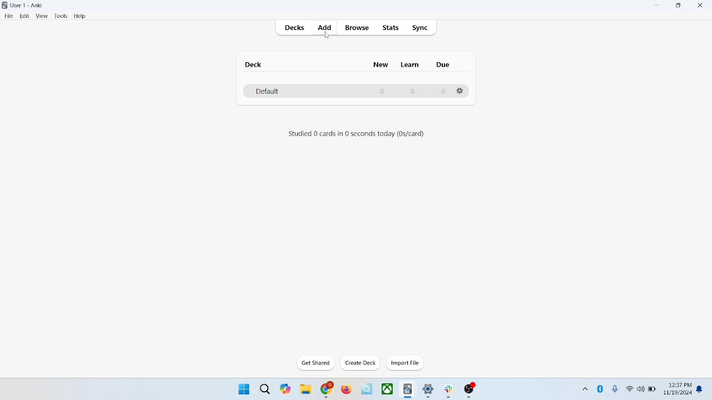 The height and width of the screenshot is (400, 712). I want to click on Studied 0 cards in 0 seconds today (0s/card), so click(357, 134).